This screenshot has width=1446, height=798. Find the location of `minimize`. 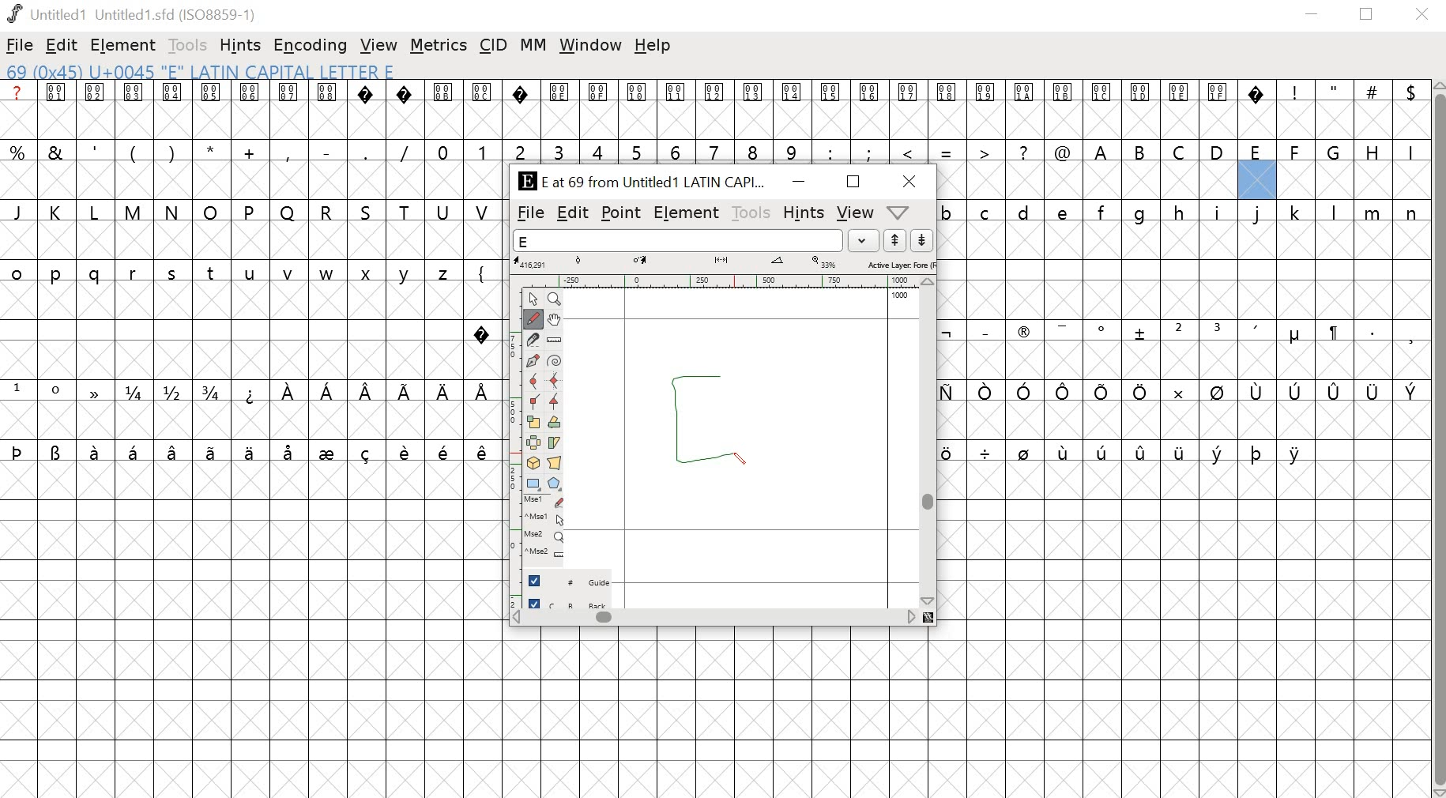

minimize is located at coordinates (798, 183).